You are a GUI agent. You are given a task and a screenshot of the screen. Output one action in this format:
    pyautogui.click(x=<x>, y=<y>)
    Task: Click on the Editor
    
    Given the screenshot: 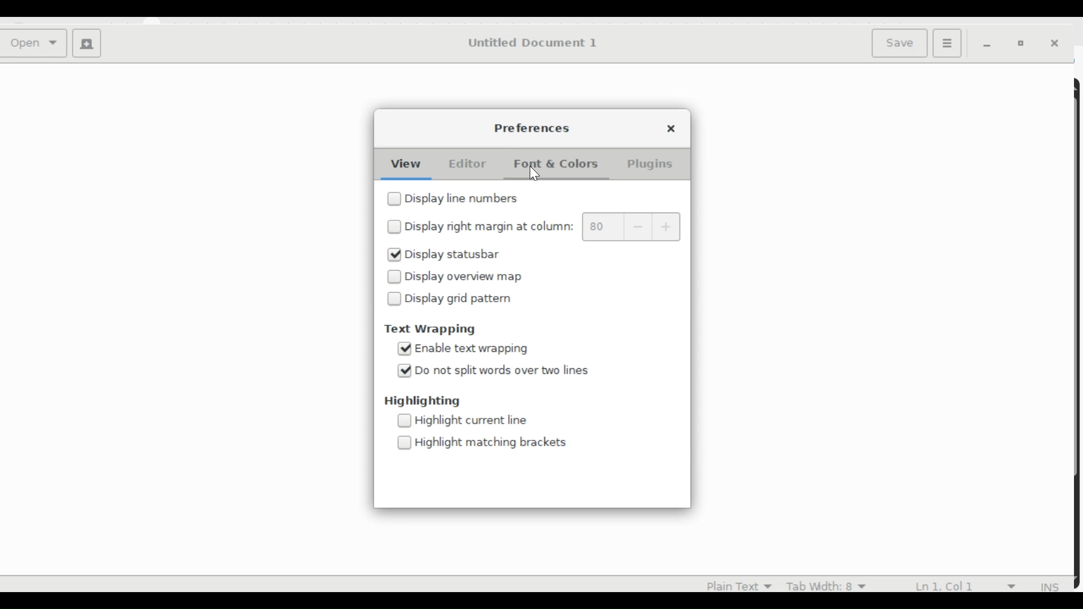 What is the action you would take?
    pyautogui.click(x=465, y=164)
    